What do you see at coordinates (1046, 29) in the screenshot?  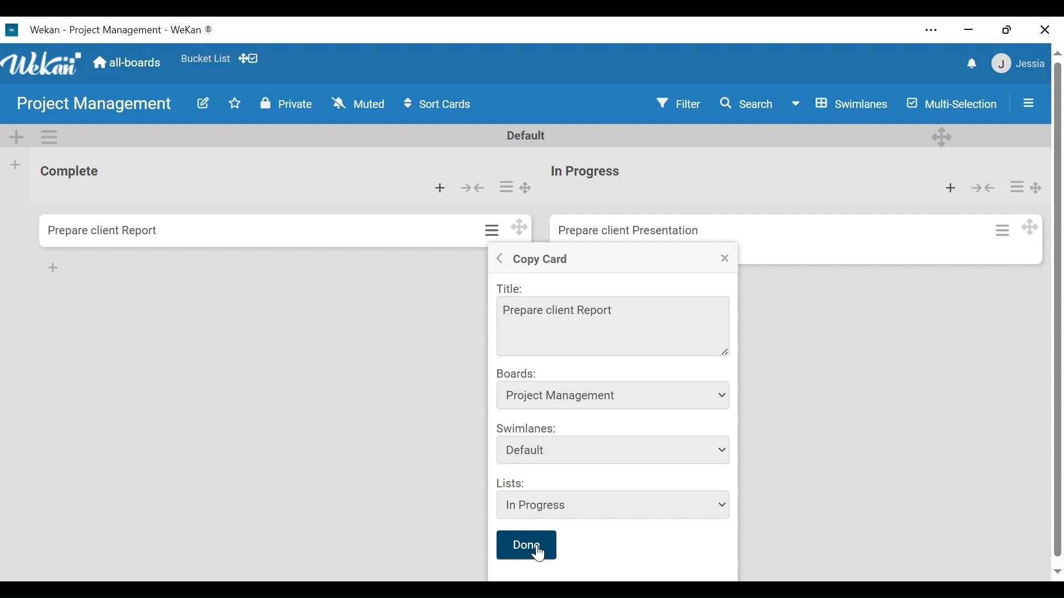 I see `Close` at bounding box center [1046, 29].